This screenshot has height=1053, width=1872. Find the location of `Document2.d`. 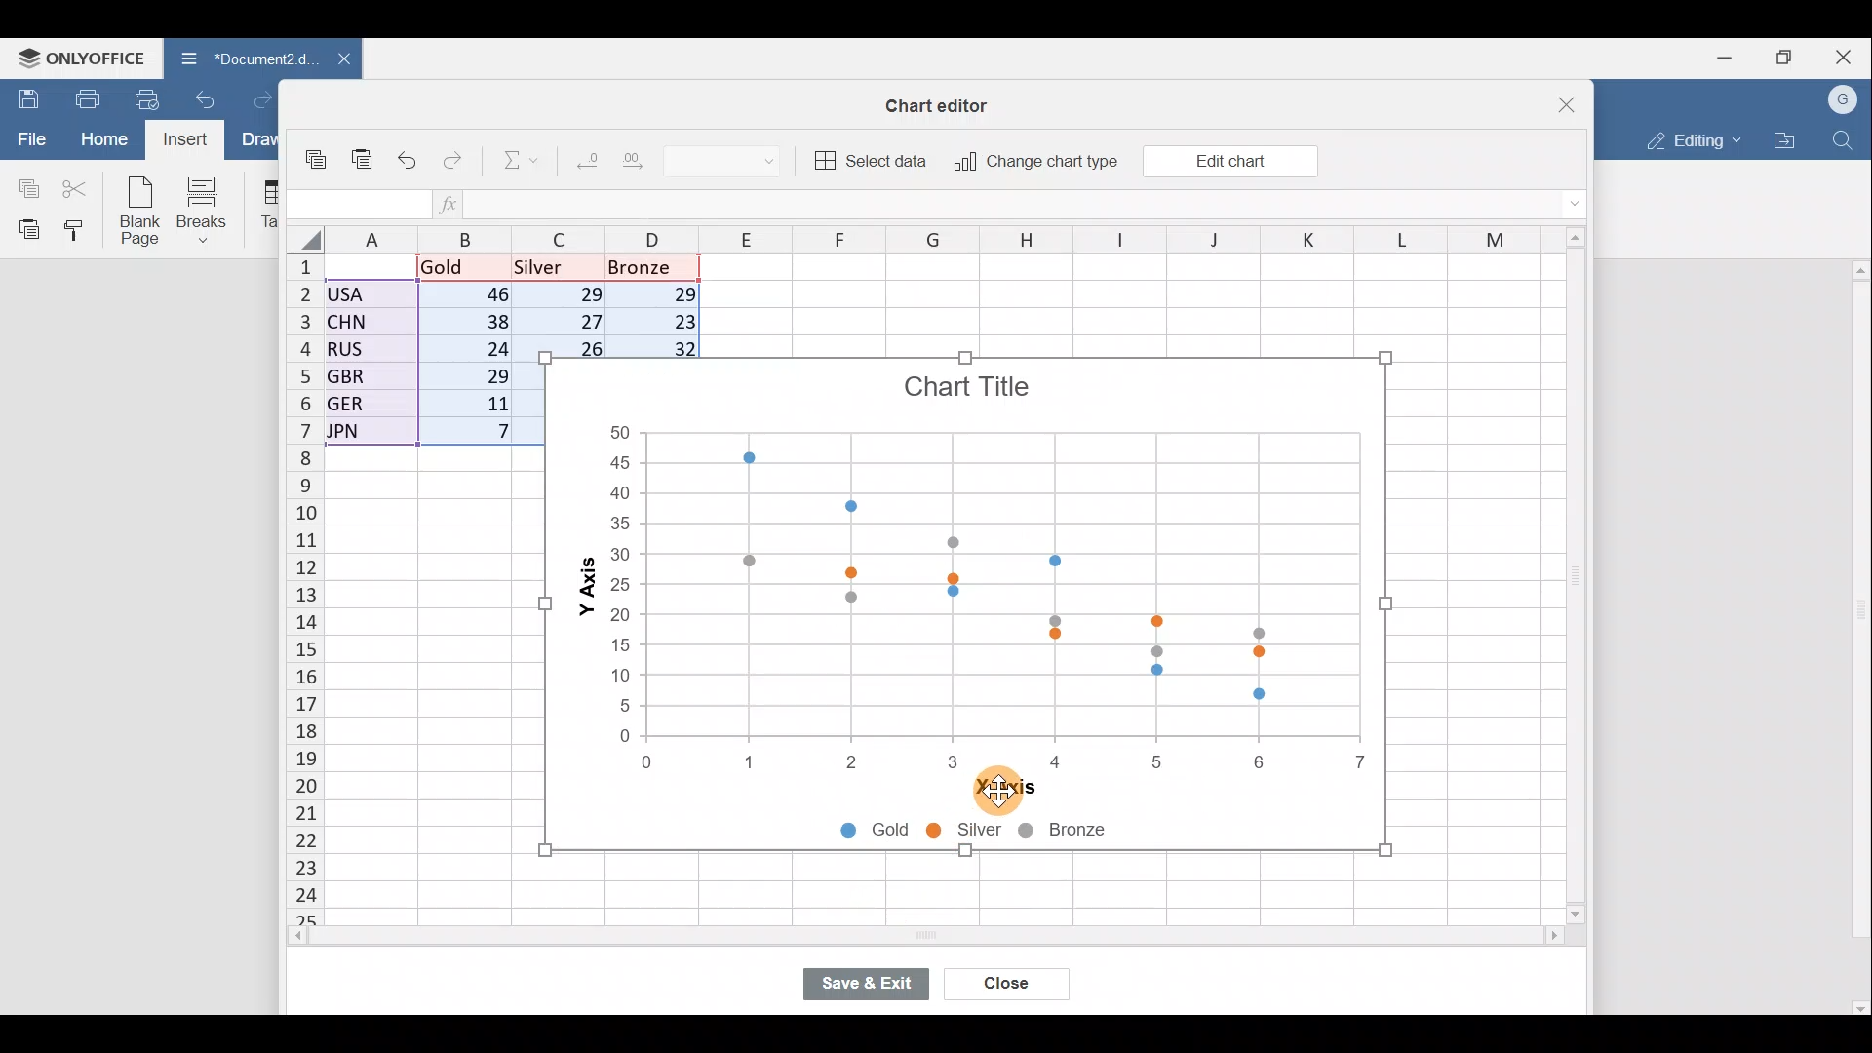

Document2.d is located at coordinates (238, 58).